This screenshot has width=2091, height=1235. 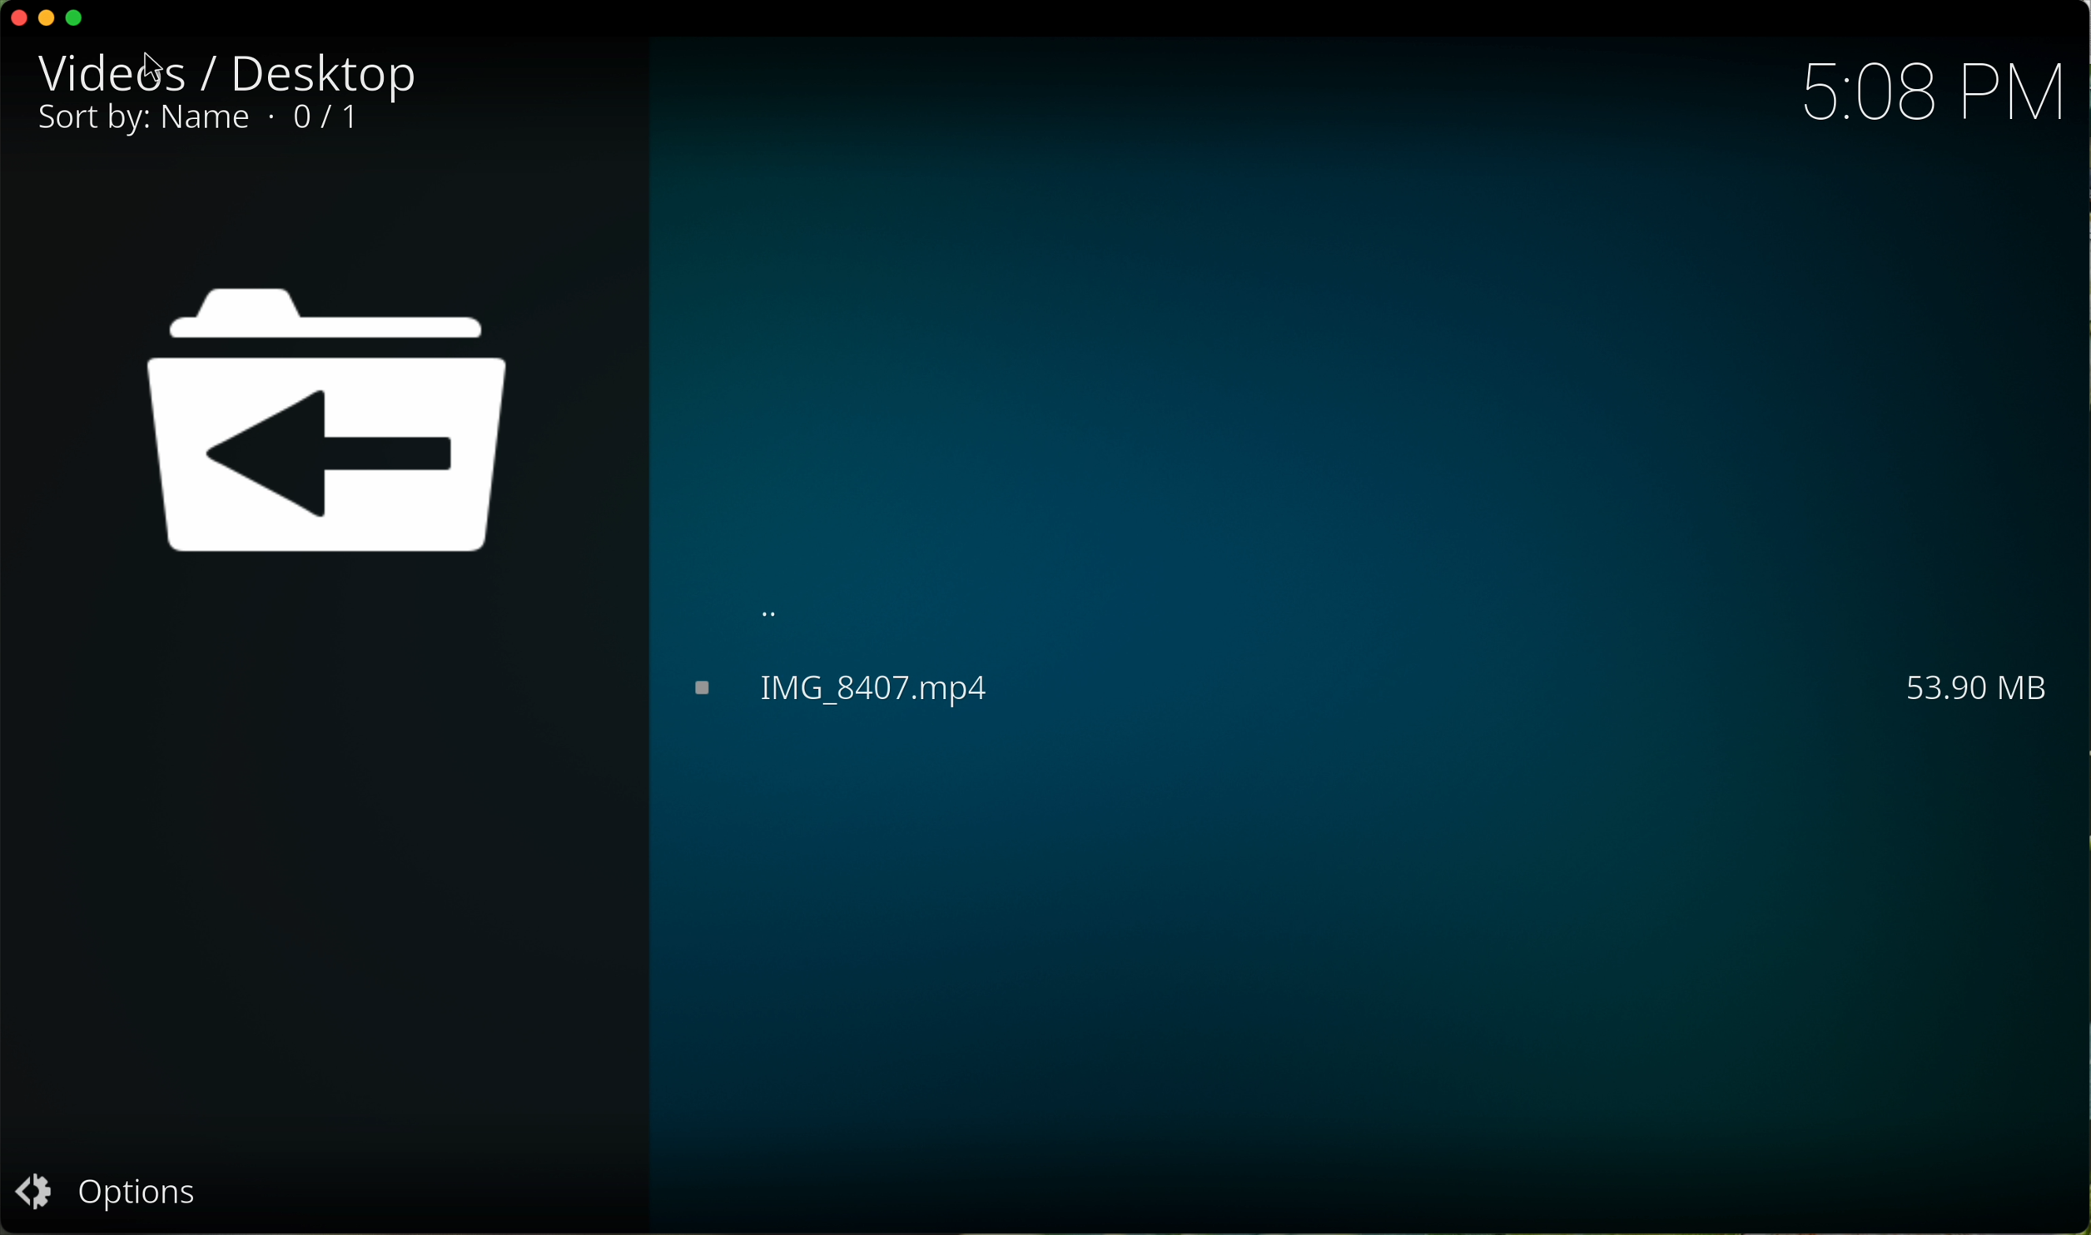 I want to click on back, so click(x=775, y=602).